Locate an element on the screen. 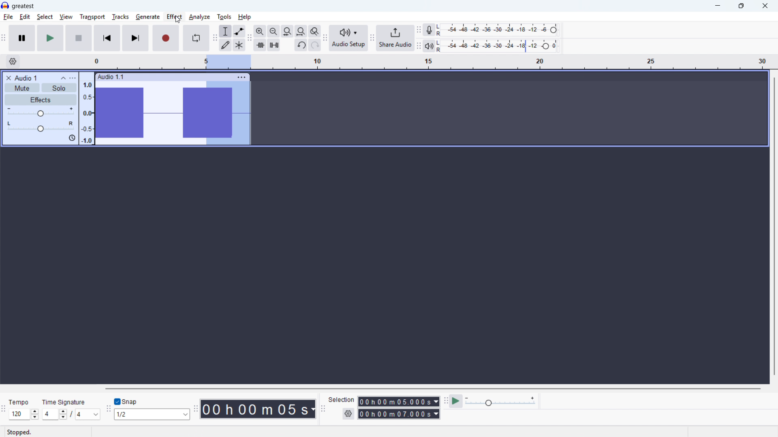 Image resolution: width=778 pixels, height=437 pixels. Play at speed  is located at coordinates (456, 402).